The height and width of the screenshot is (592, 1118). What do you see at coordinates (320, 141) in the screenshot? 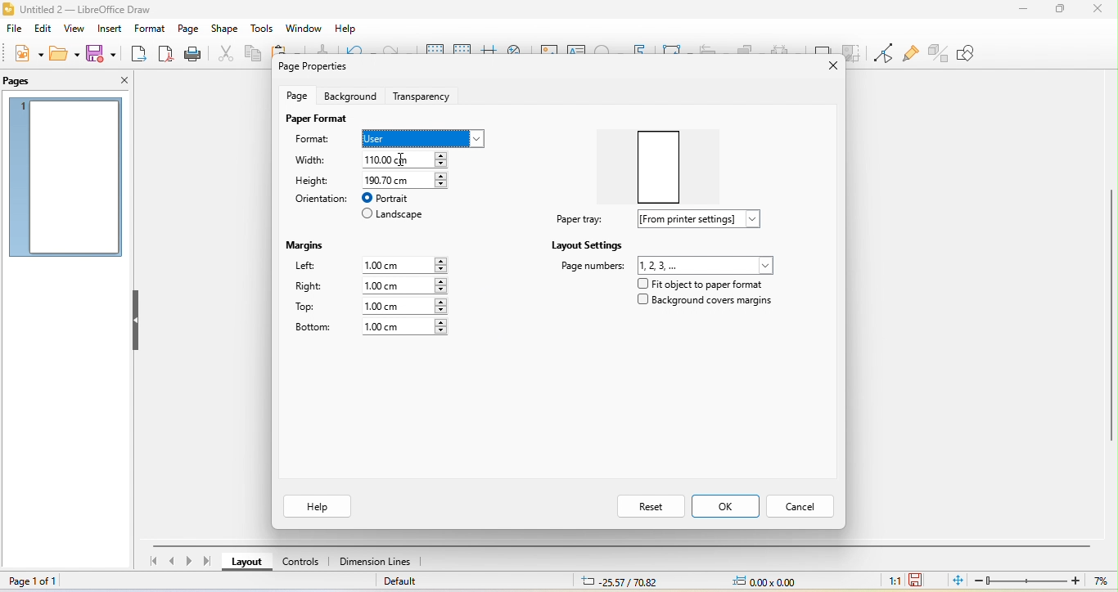
I see `format` at bounding box center [320, 141].